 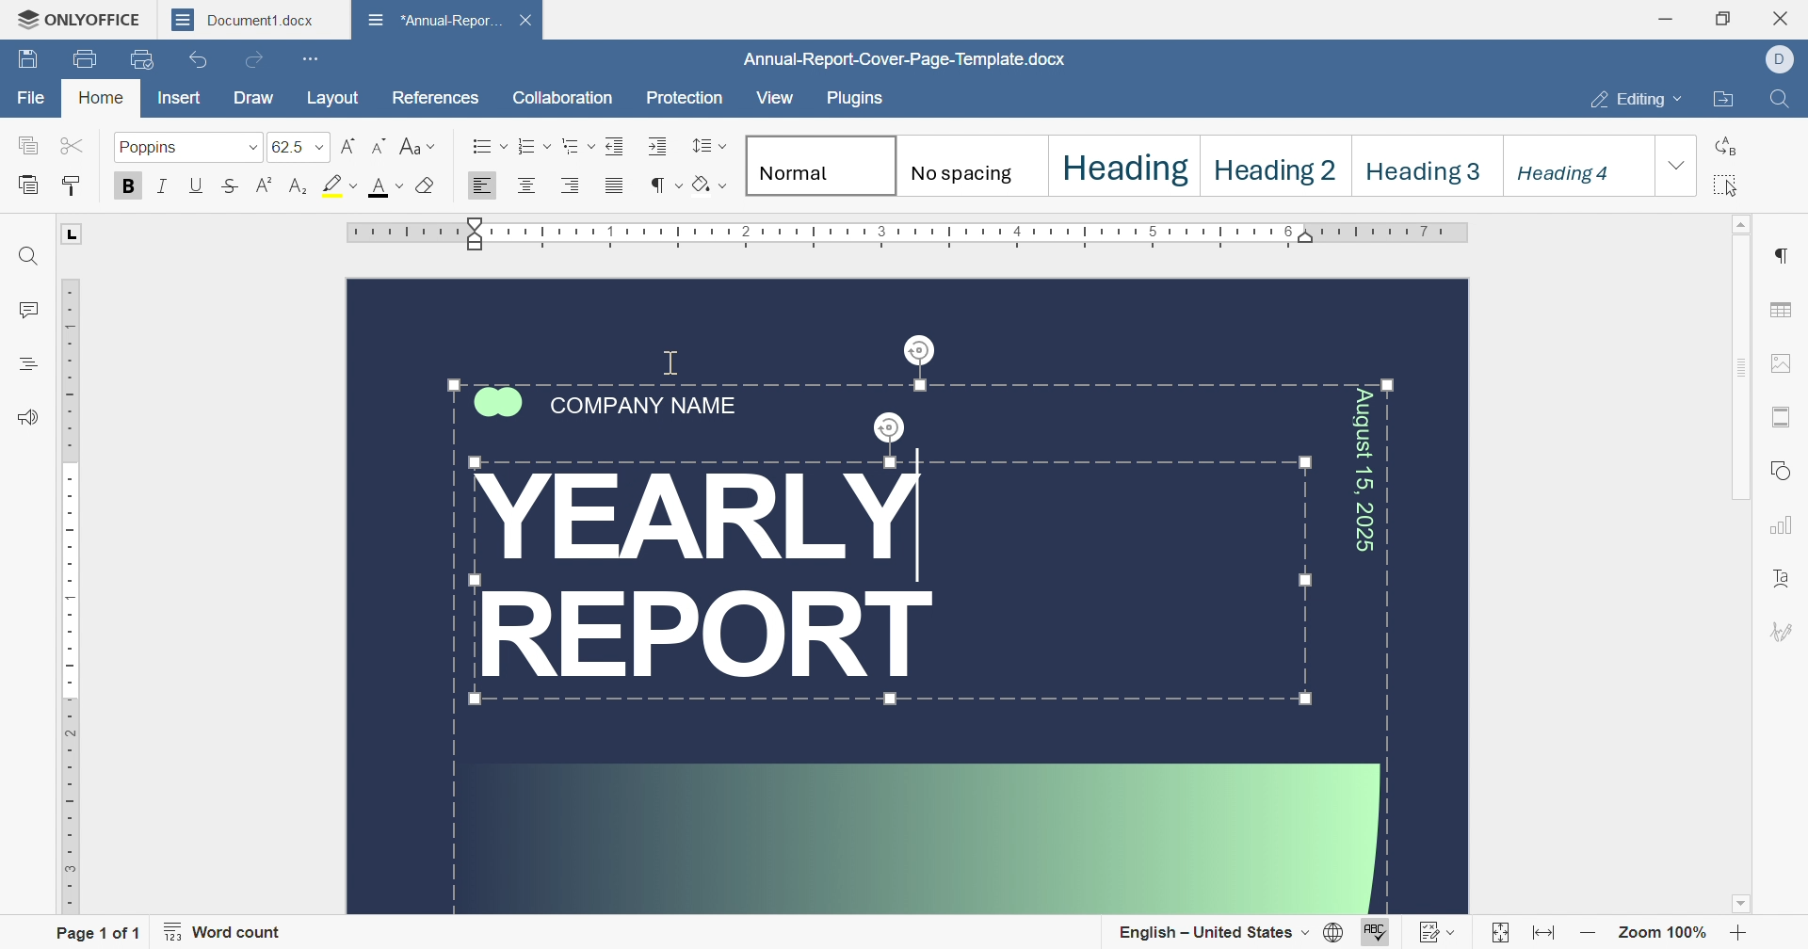 I want to click on comments, so click(x=27, y=307).